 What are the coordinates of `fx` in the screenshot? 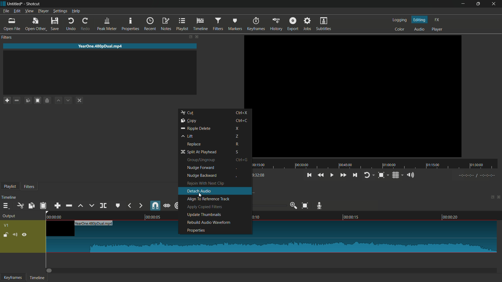 It's located at (437, 20).